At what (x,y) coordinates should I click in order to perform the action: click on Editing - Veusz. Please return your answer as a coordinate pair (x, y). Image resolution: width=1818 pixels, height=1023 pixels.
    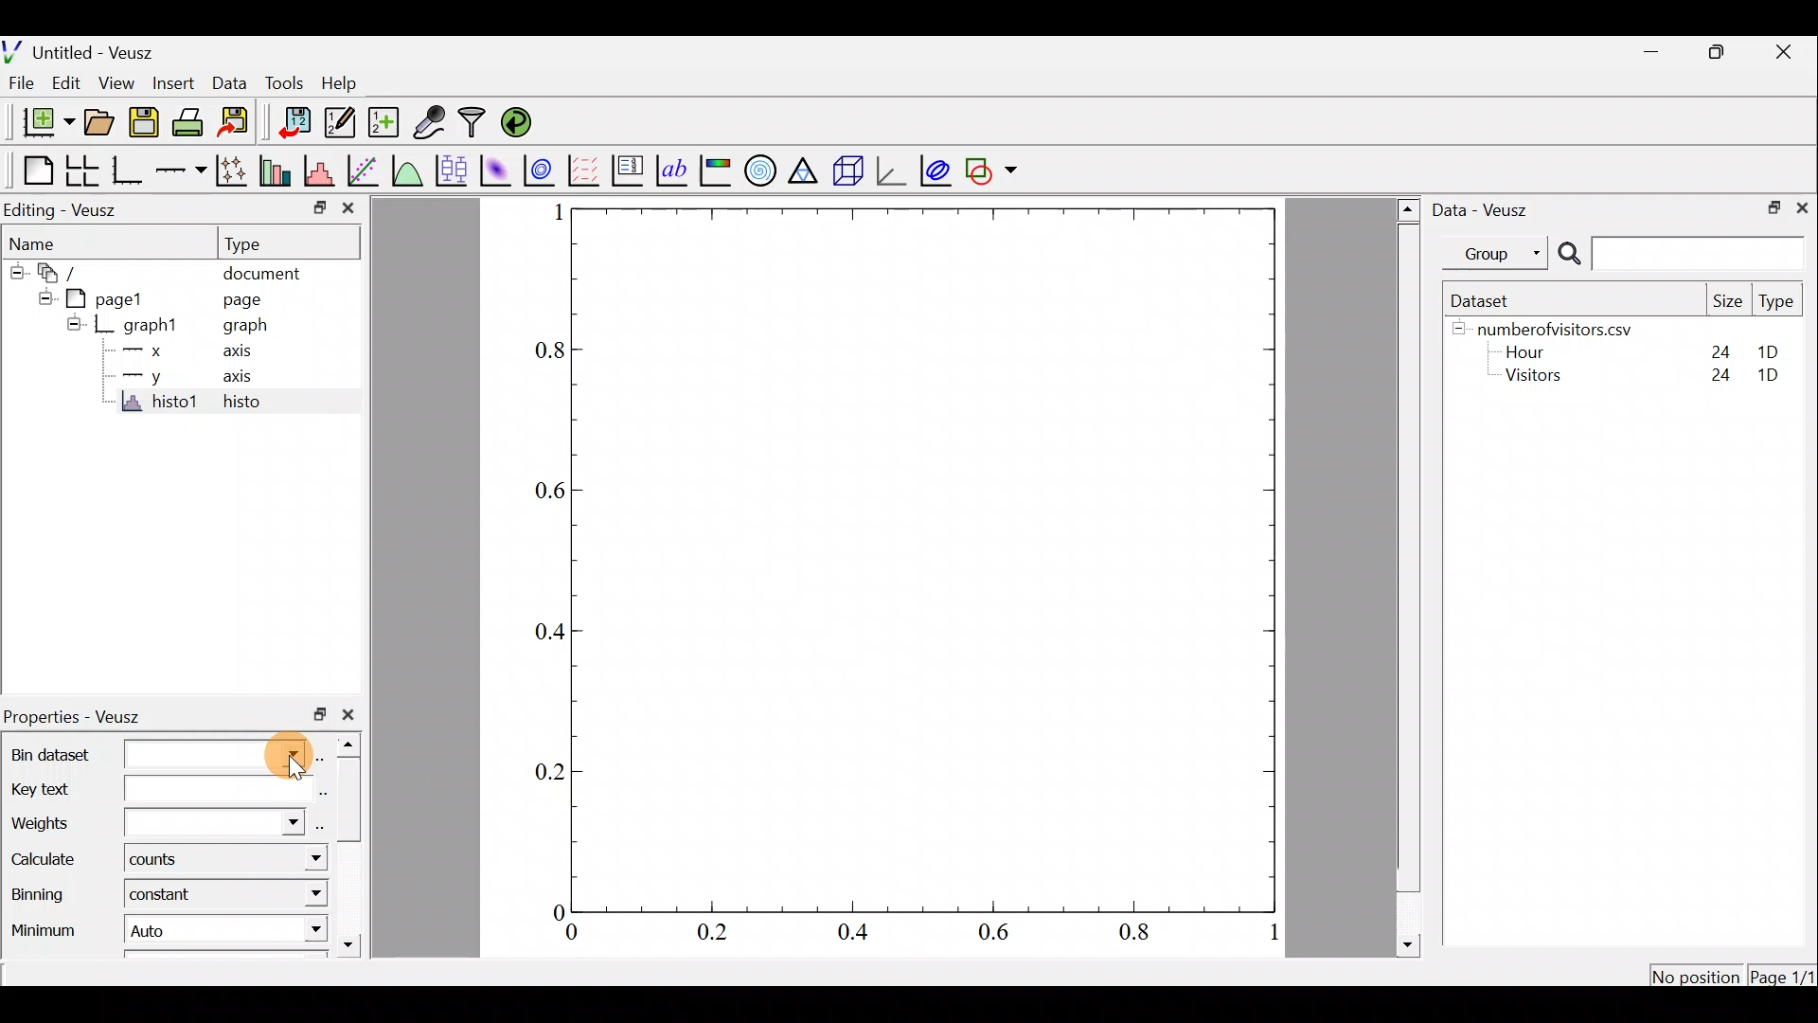
    Looking at the image, I should click on (64, 209).